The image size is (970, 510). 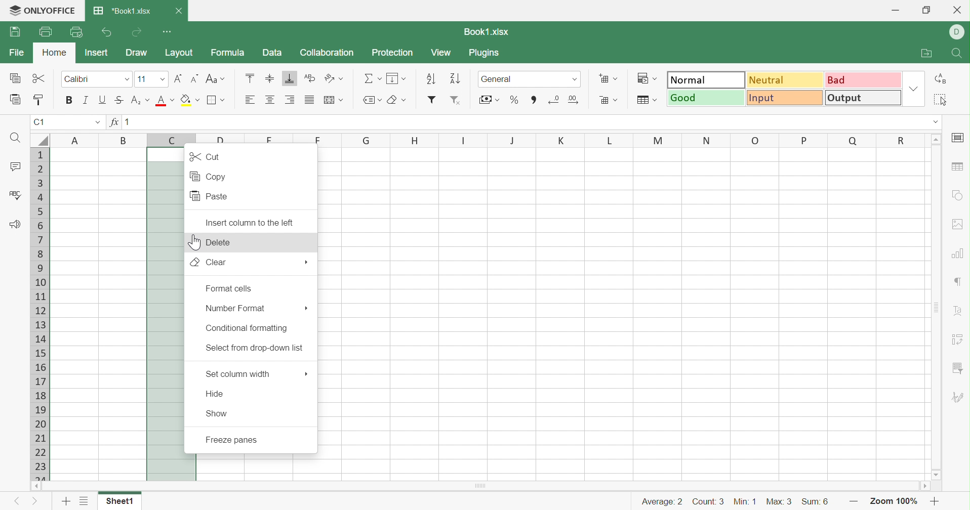 What do you see at coordinates (381, 99) in the screenshot?
I see `Drop Down` at bounding box center [381, 99].